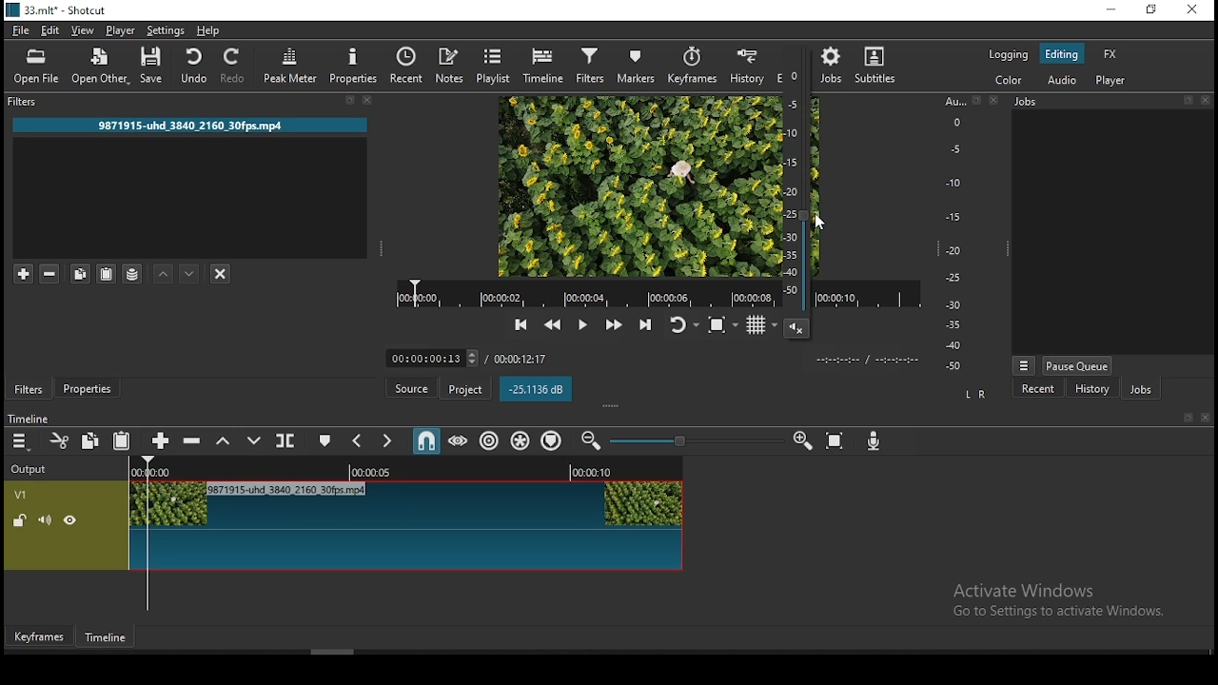 This screenshot has height=685, width=1218. Describe the element at coordinates (88, 388) in the screenshot. I see `properties` at that location.